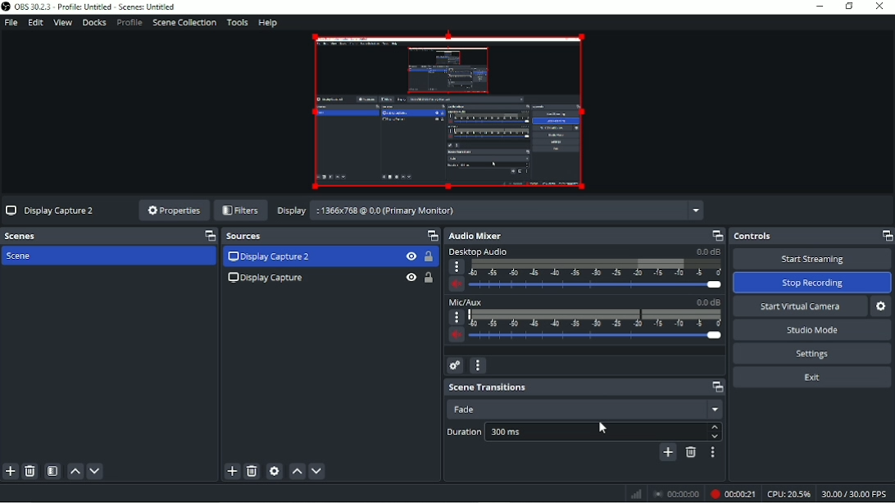  Describe the element at coordinates (446, 109) in the screenshot. I see `Display capture 2 (display captured)` at that location.